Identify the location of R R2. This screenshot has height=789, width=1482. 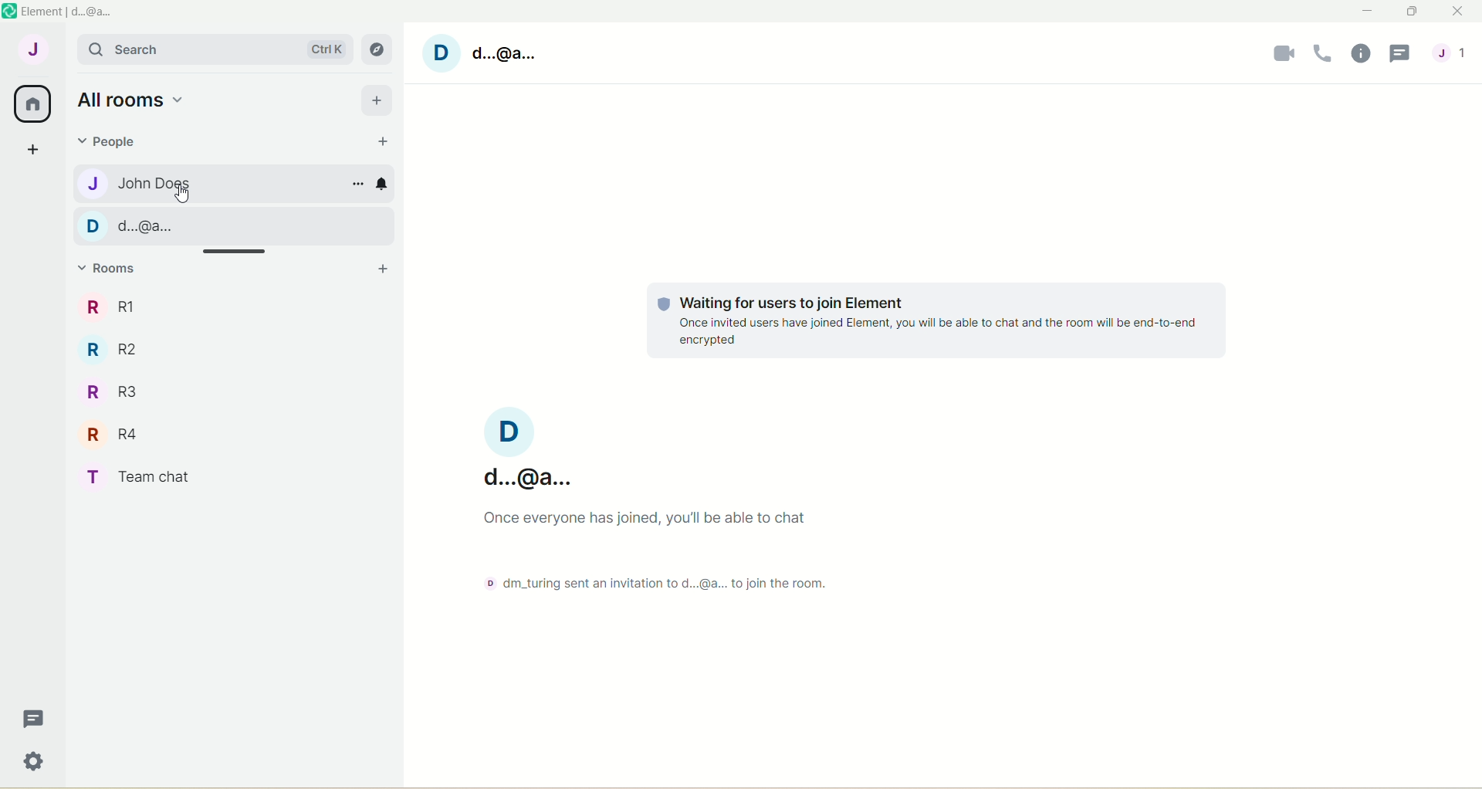
(130, 351).